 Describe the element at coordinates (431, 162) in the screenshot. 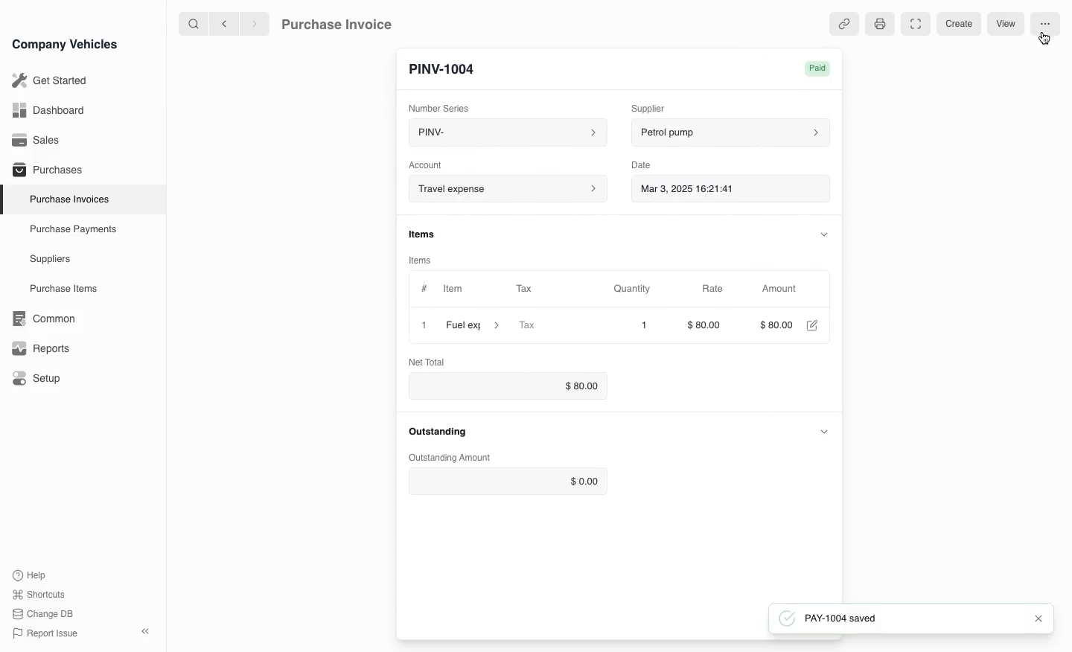

I see `Account` at that location.